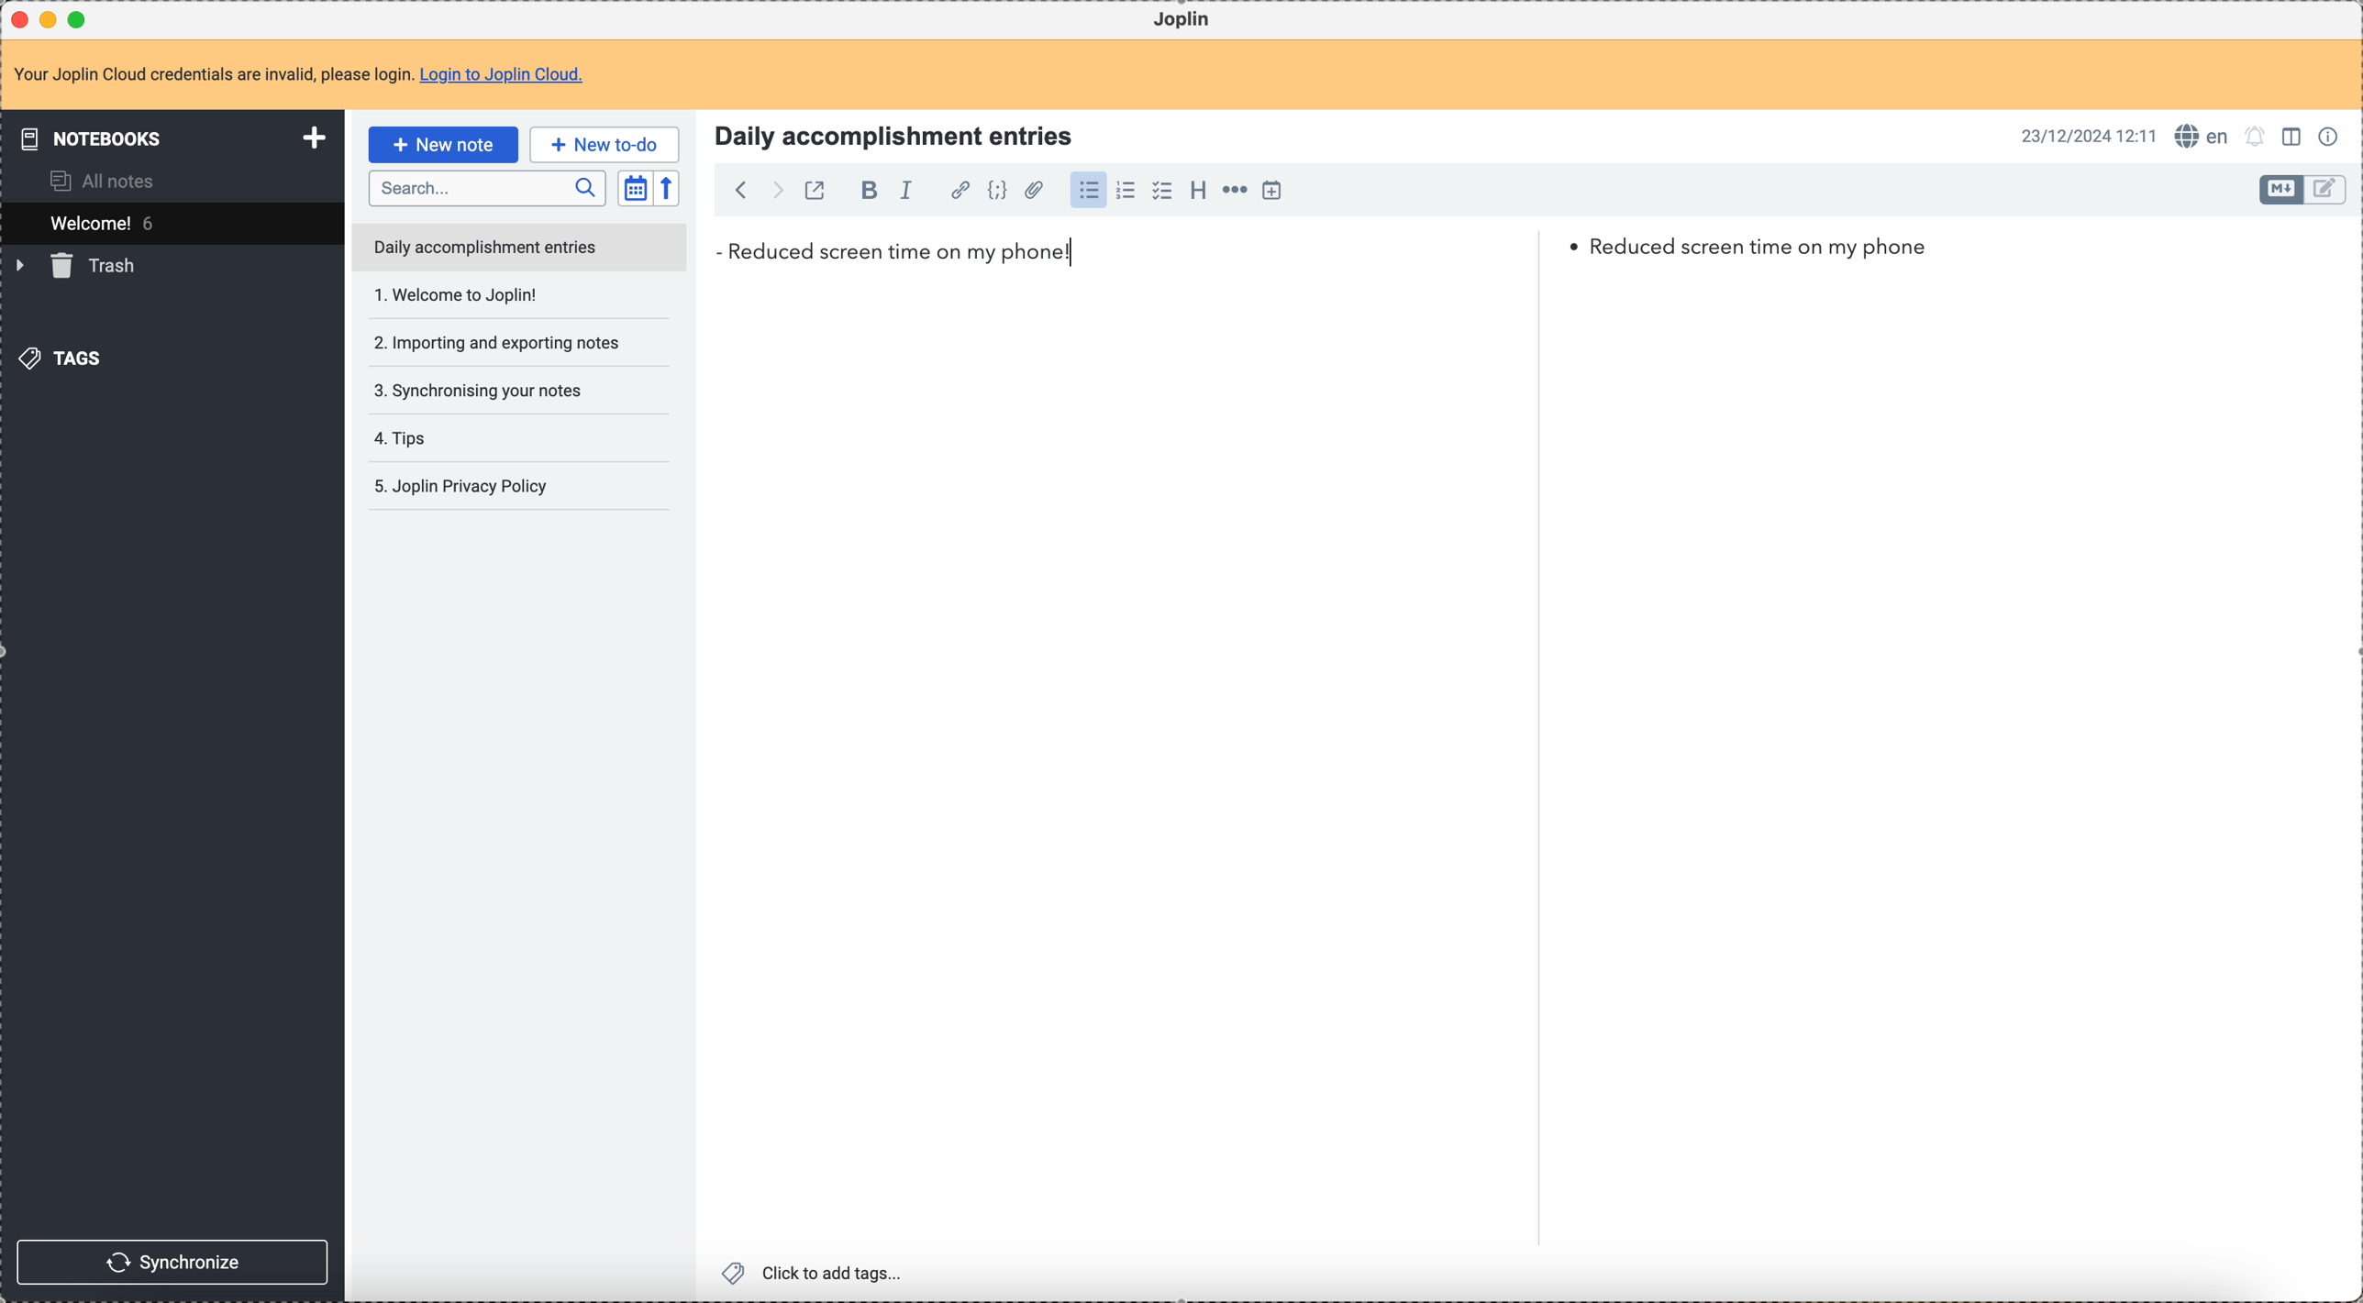  I want to click on Joplin, so click(1184, 20).